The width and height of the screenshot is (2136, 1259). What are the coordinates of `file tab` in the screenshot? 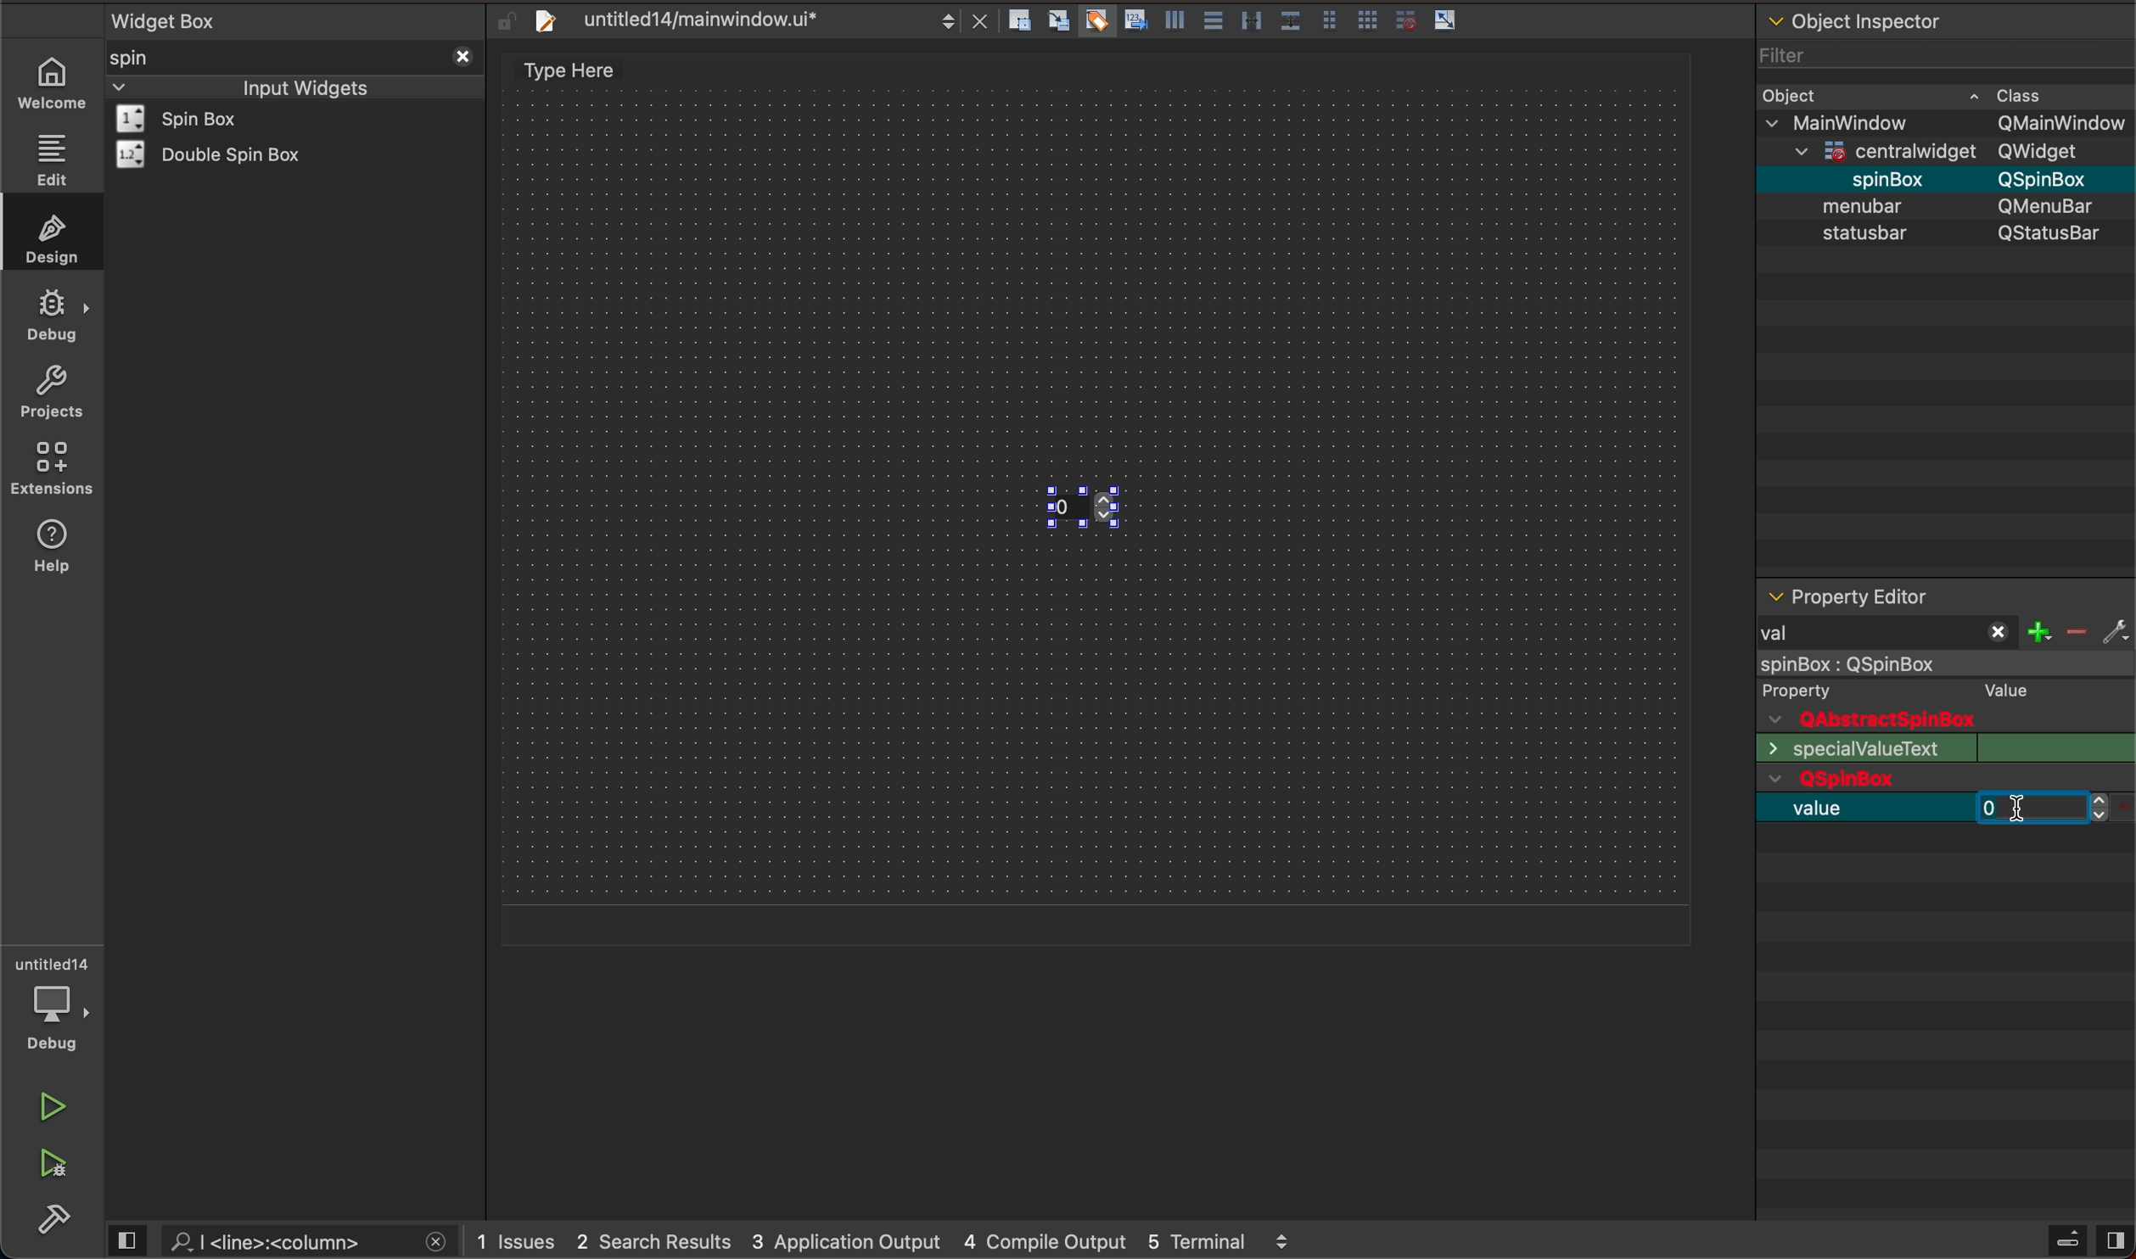 It's located at (742, 20).